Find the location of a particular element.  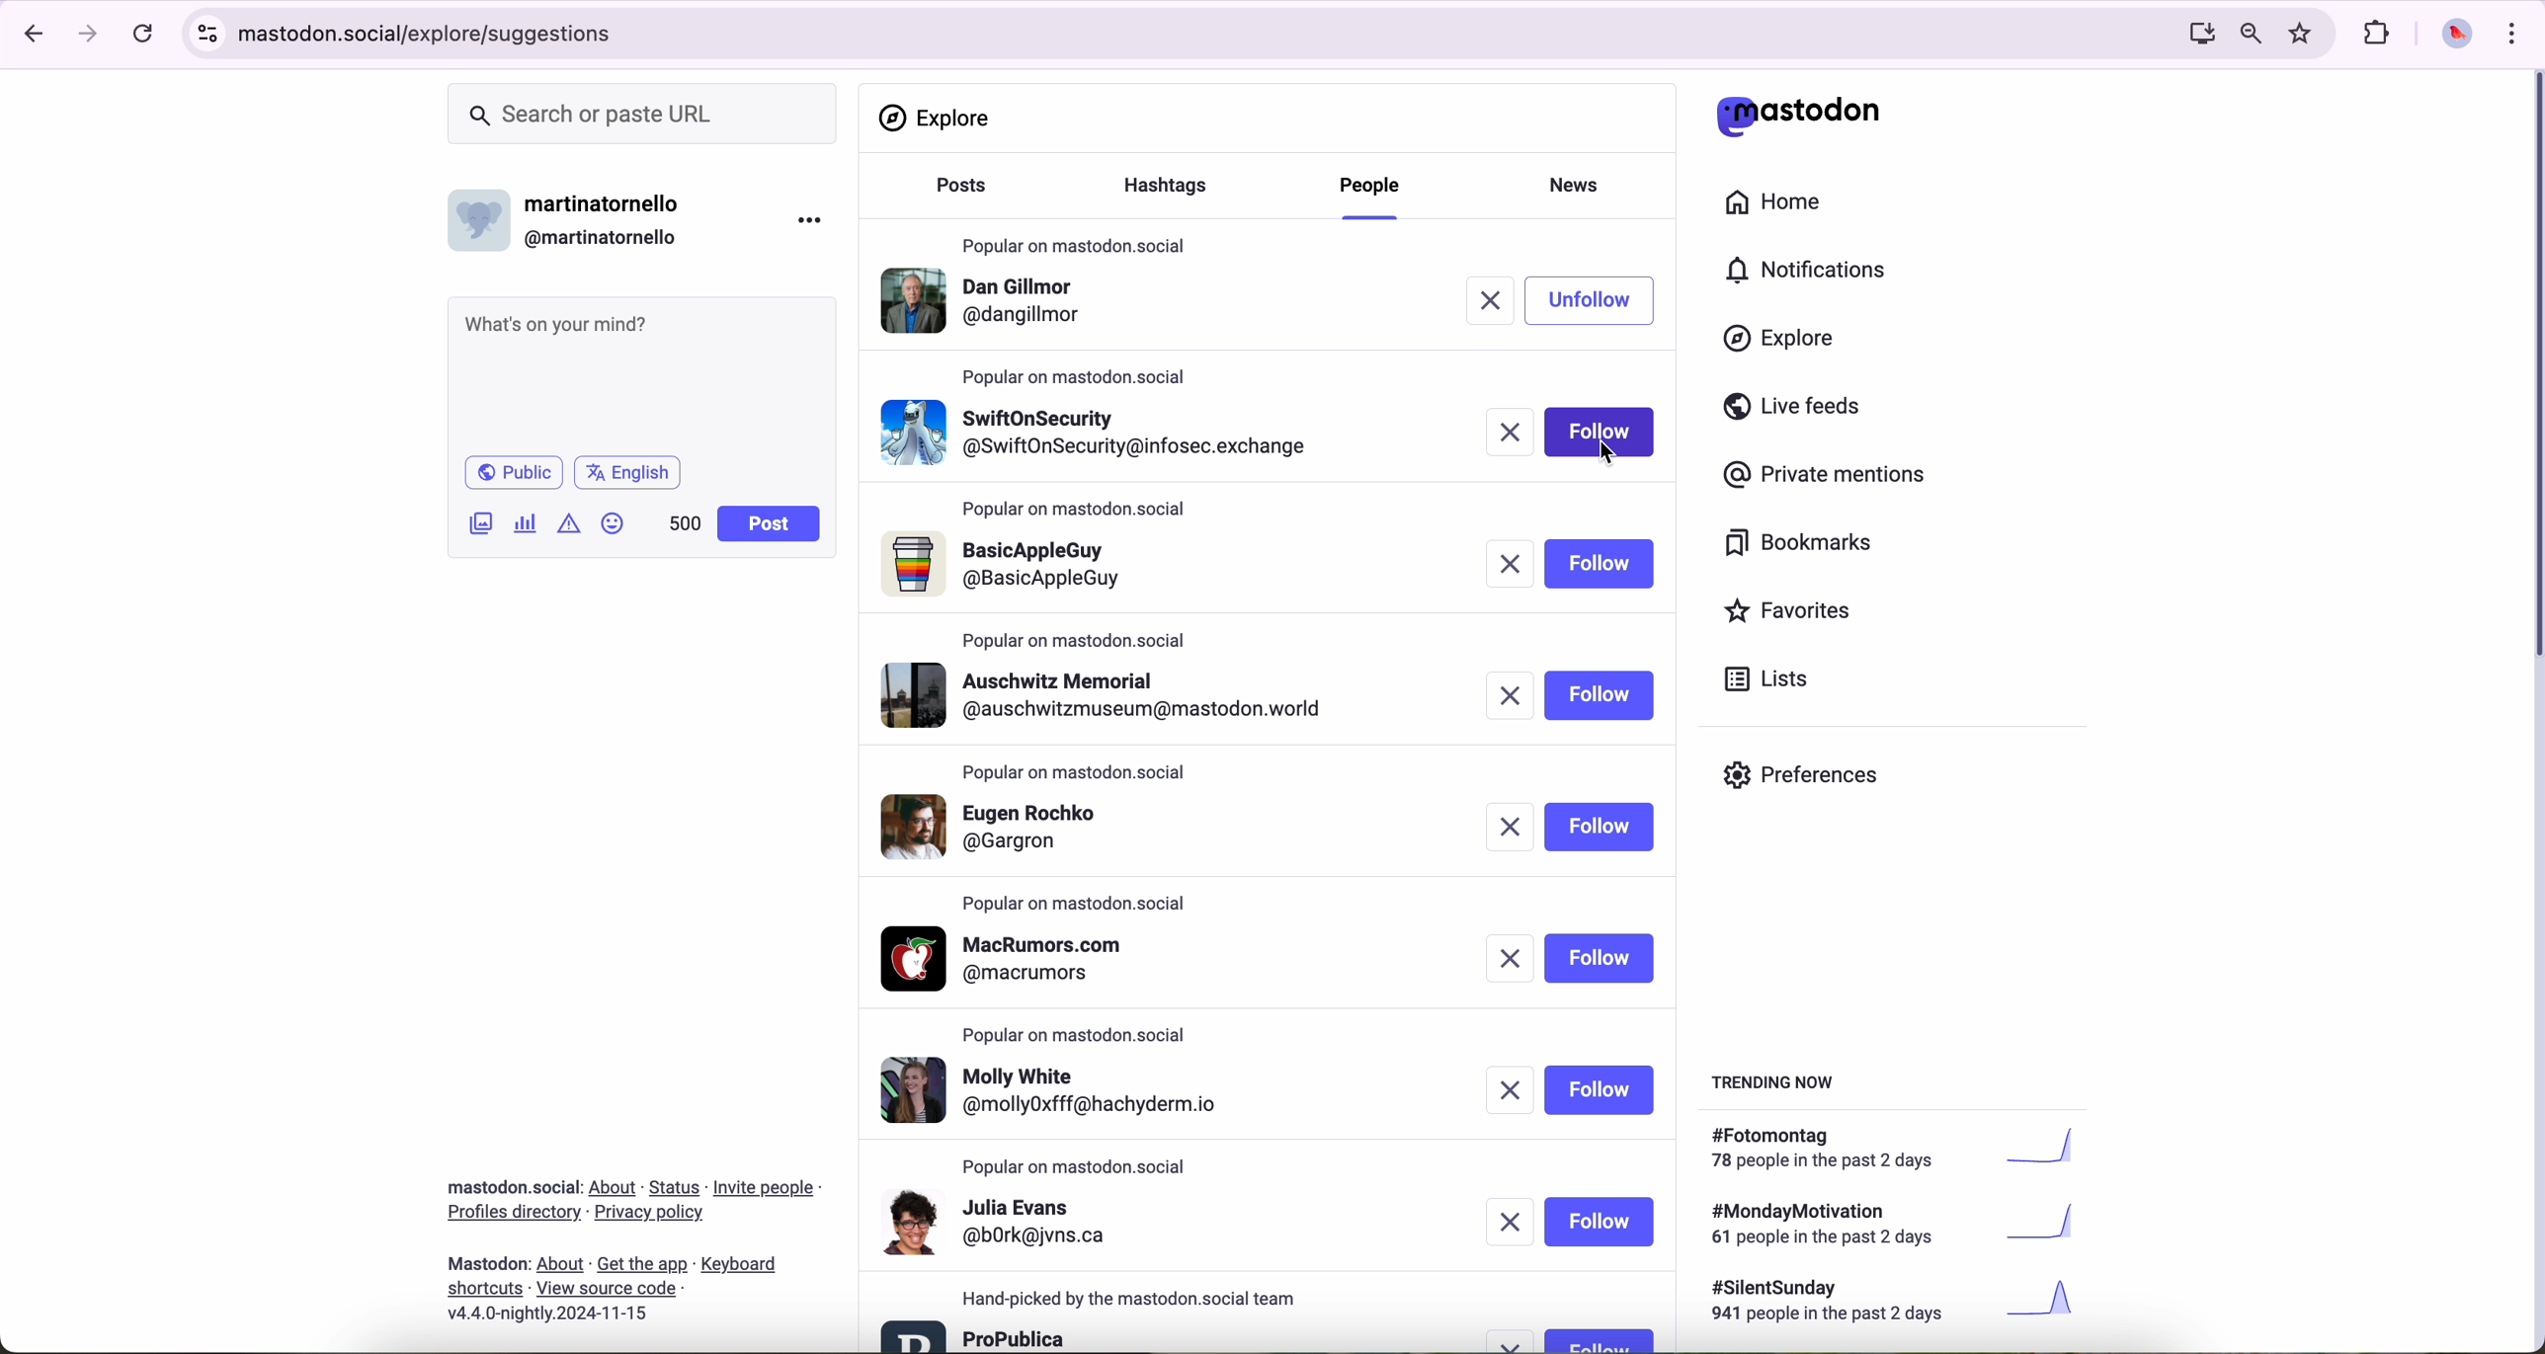

popular on mastodon.social is located at coordinates (1077, 906).